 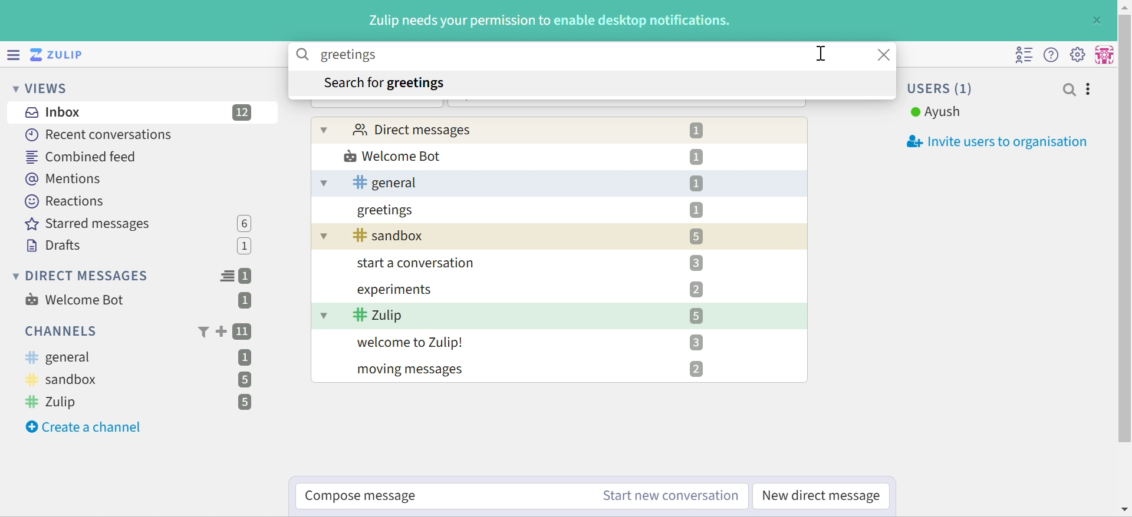 What do you see at coordinates (304, 55) in the screenshot?
I see `Search icon` at bounding box center [304, 55].